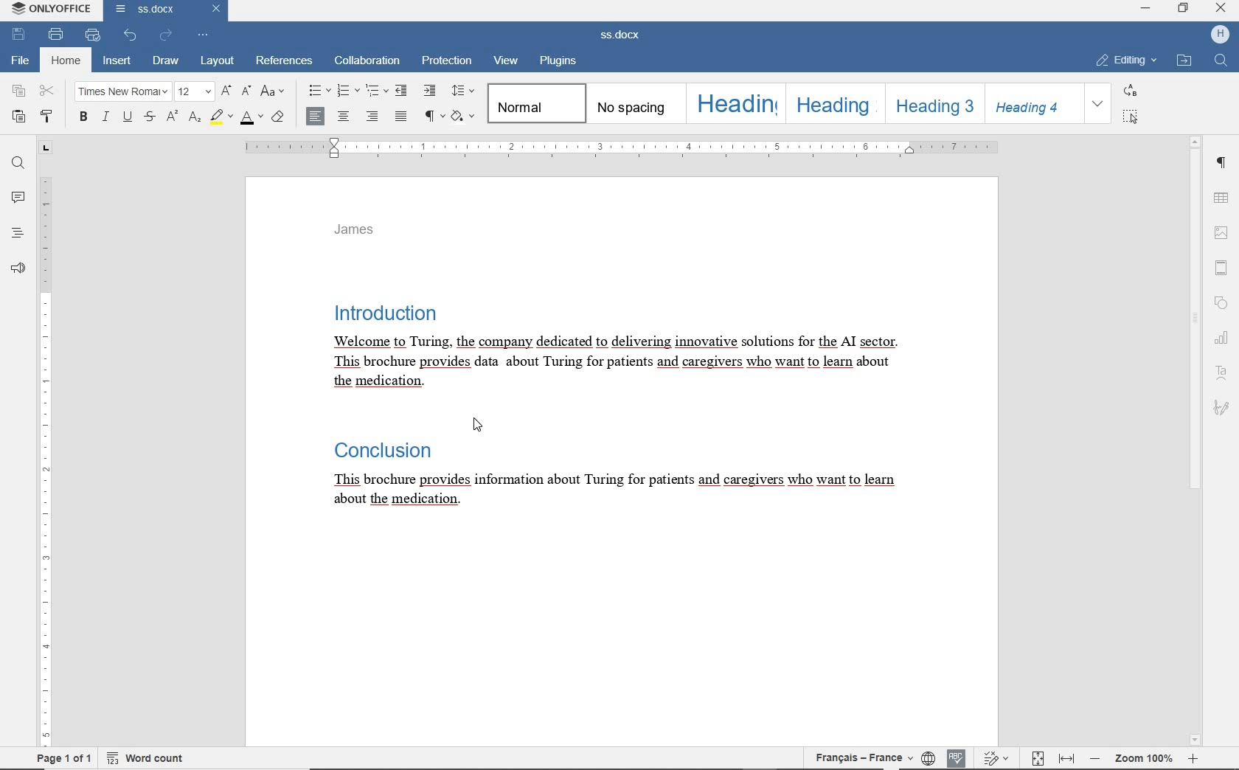  What do you see at coordinates (931, 104) in the screenshot?
I see `HEADING 3` at bounding box center [931, 104].